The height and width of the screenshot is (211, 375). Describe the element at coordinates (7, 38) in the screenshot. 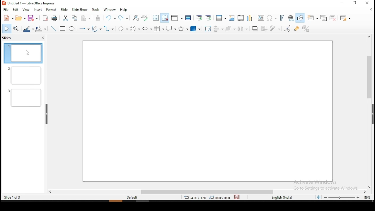

I see `slides` at that location.